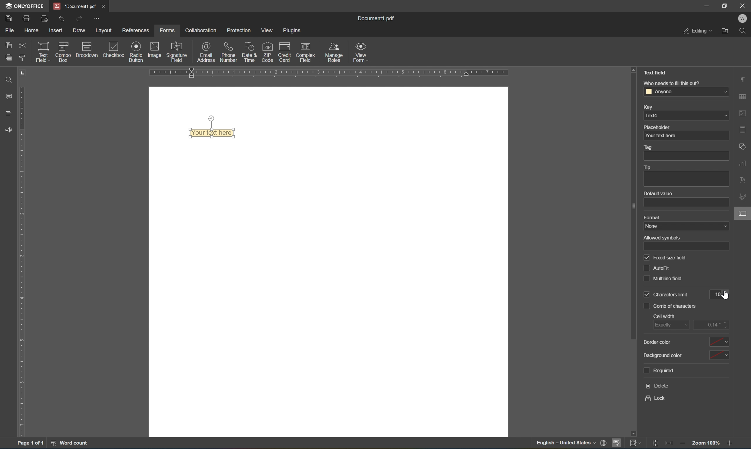 The image size is (751, 449). Describe the element at coordinates (699, 31) in the screenshot. I see `editing` at that location.